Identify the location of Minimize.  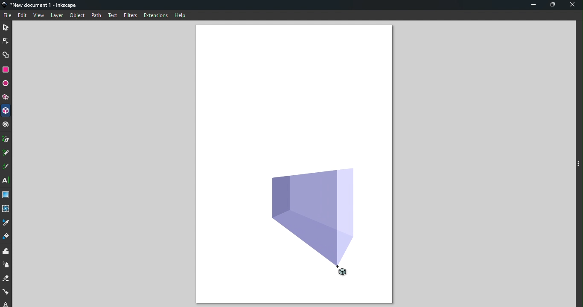
(533, 5).